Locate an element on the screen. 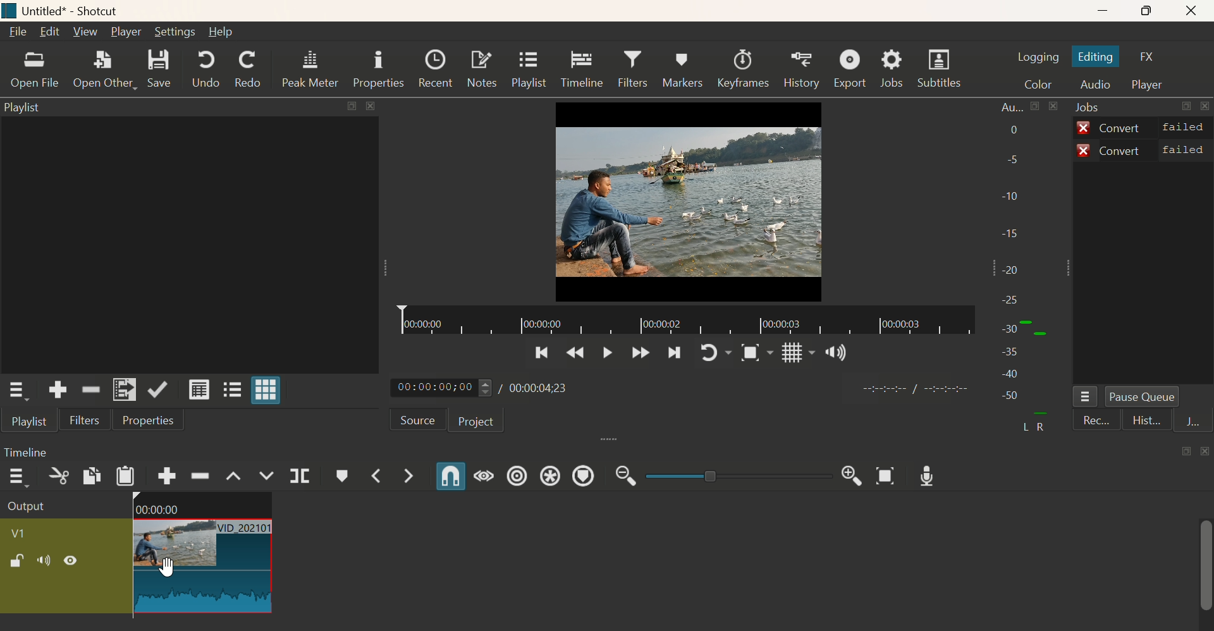  Forward is located at coordinates (638, 353).